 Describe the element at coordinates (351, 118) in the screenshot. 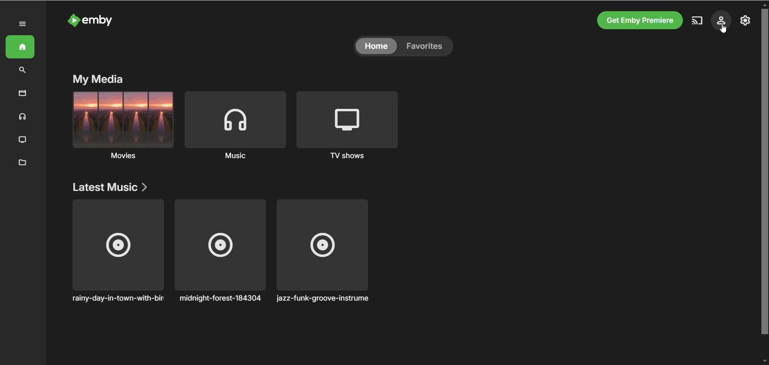

I see `TV shows` at that location.